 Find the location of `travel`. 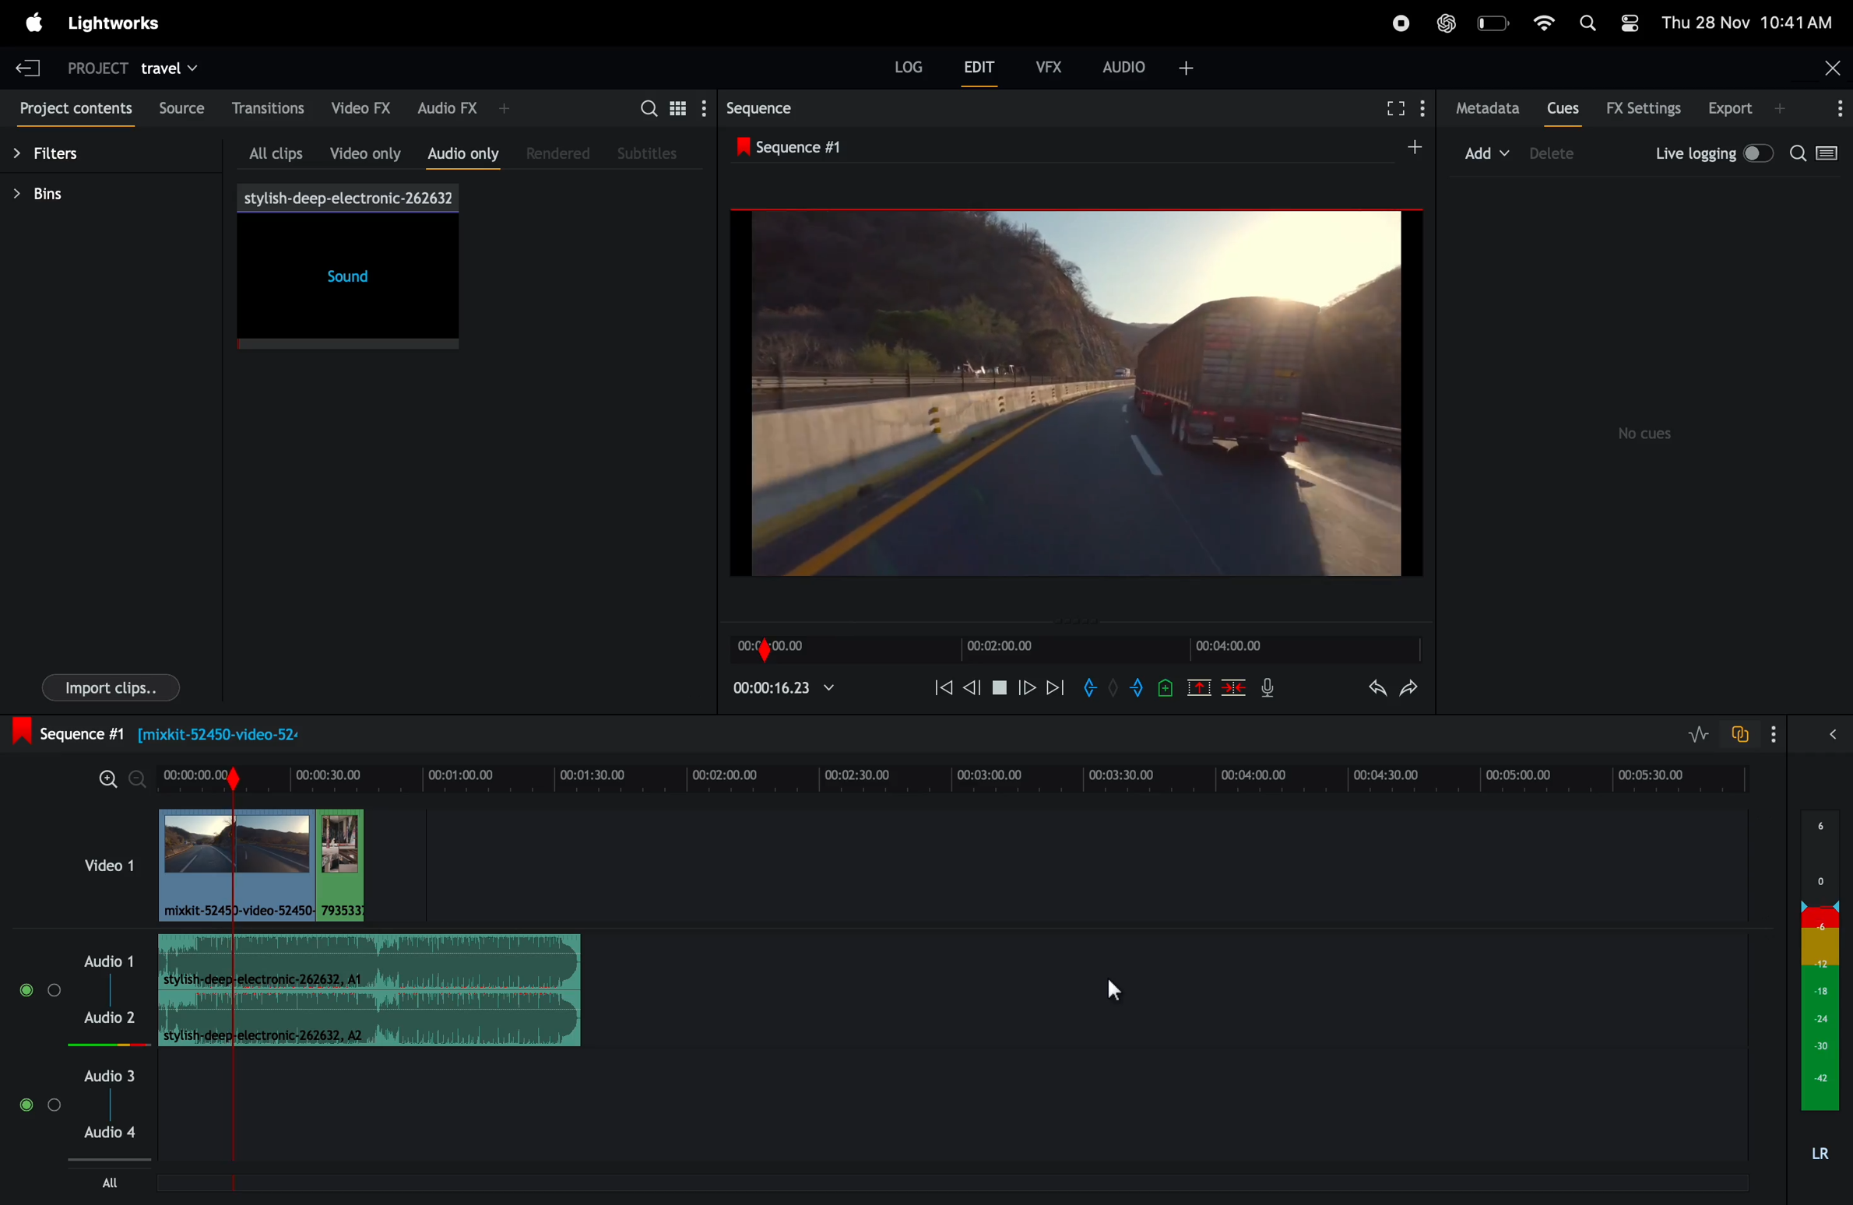

travel is located at coordinates (170, 72).